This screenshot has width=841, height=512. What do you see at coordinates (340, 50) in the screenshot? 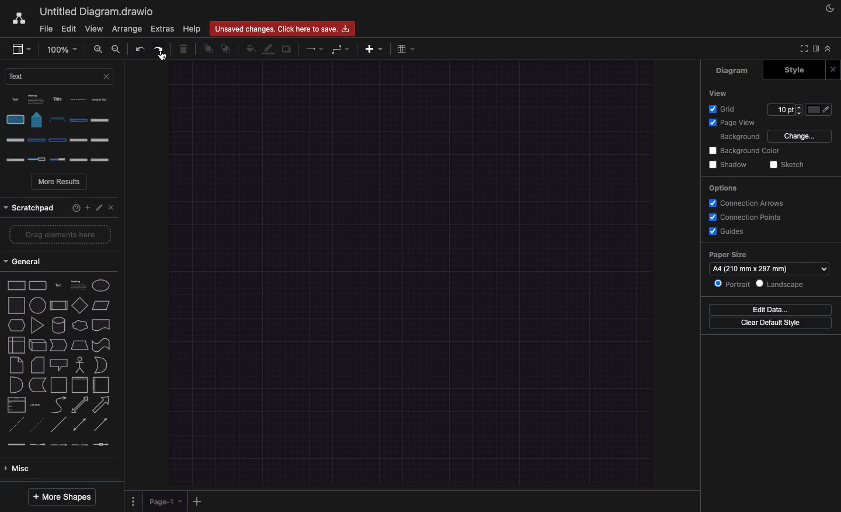
I see `Waypoints` at bounding box center [340, 50].